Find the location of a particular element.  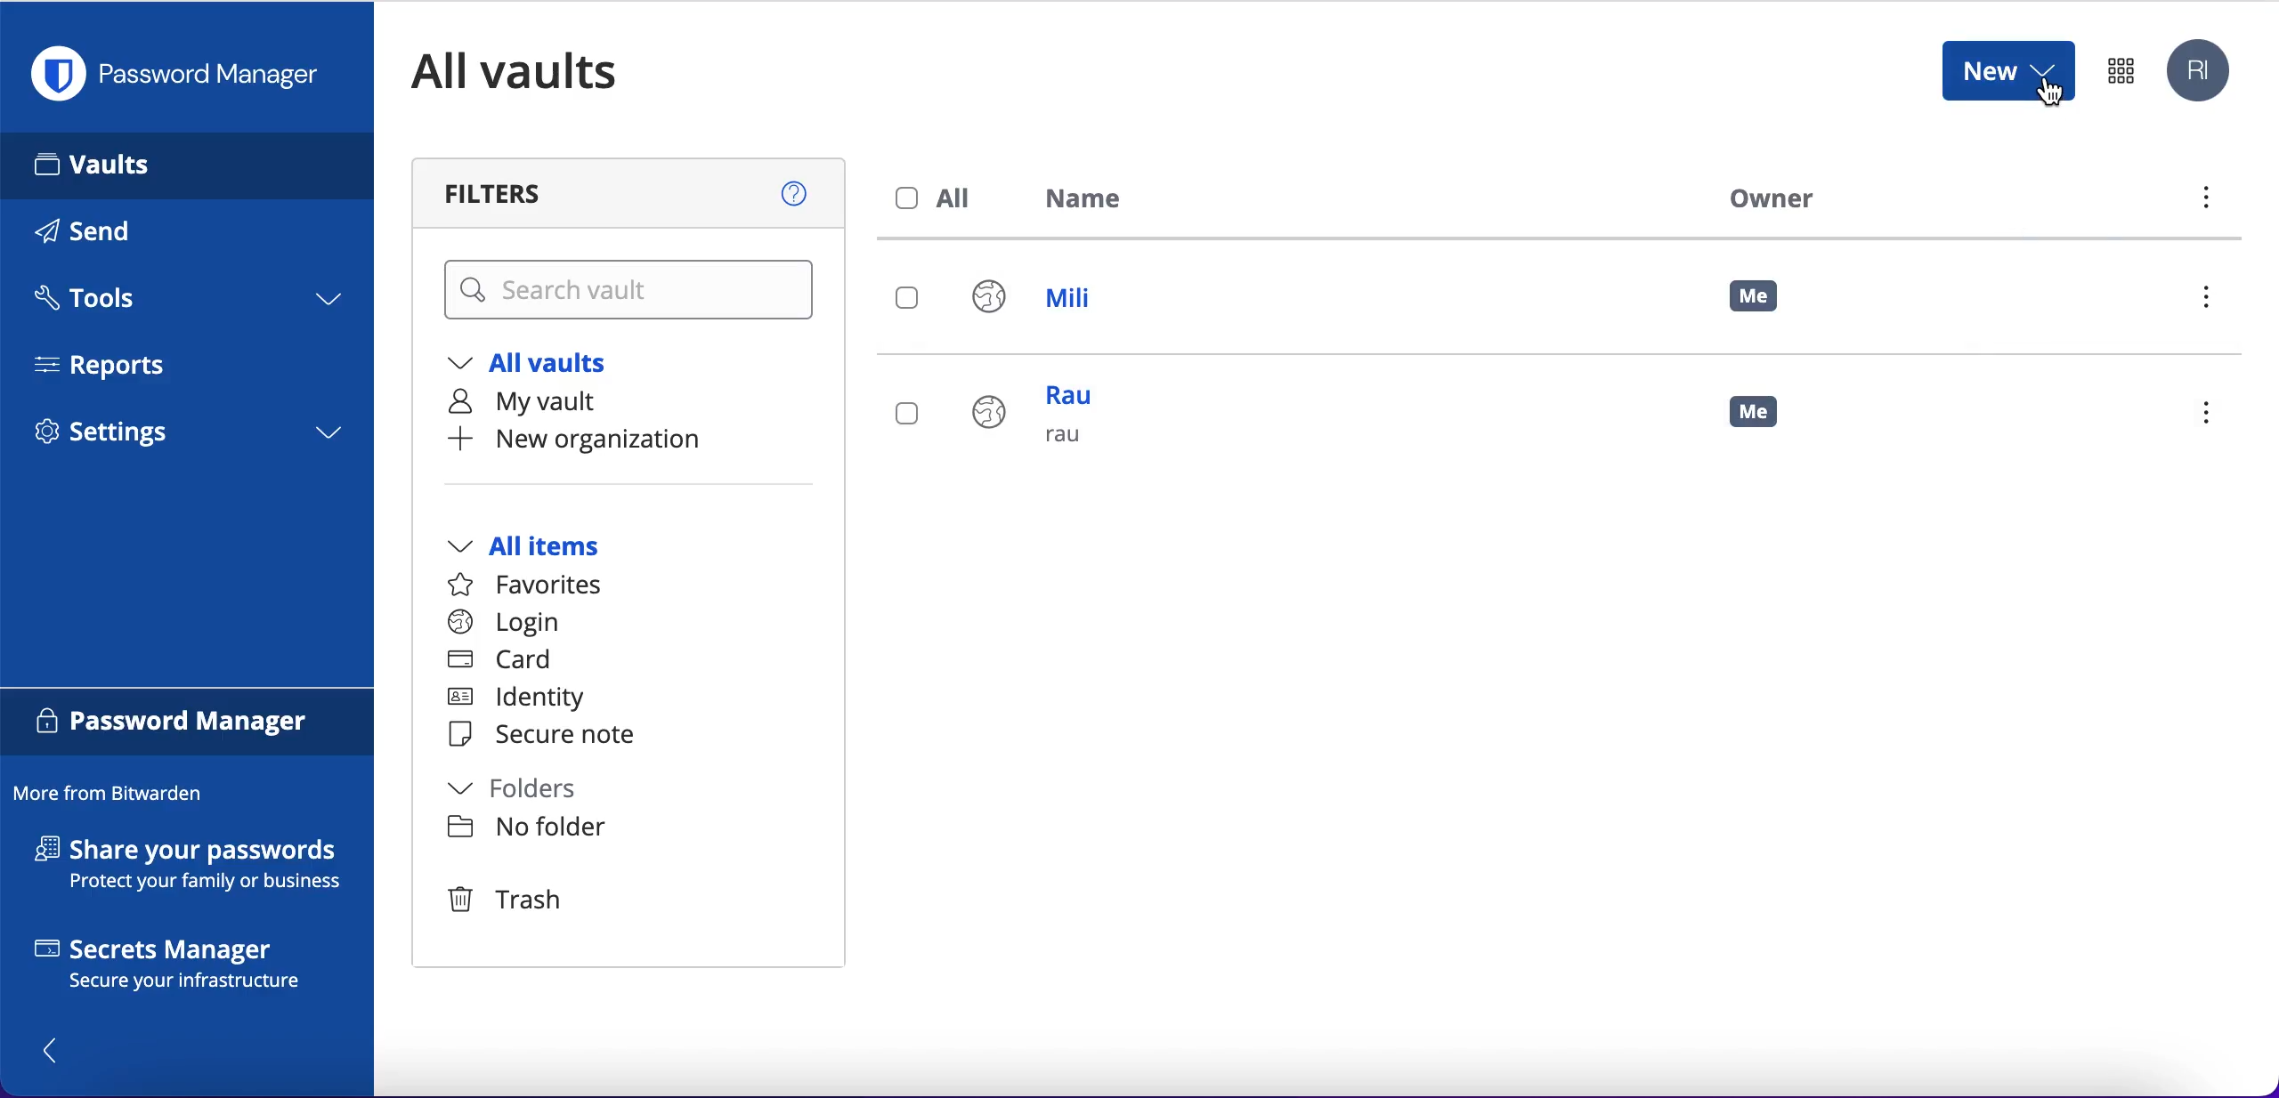

show/hide panel is located at coordinates (53, 1050).